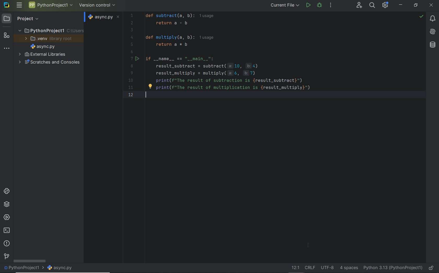  I want to click on terminal, so click(7, 231).